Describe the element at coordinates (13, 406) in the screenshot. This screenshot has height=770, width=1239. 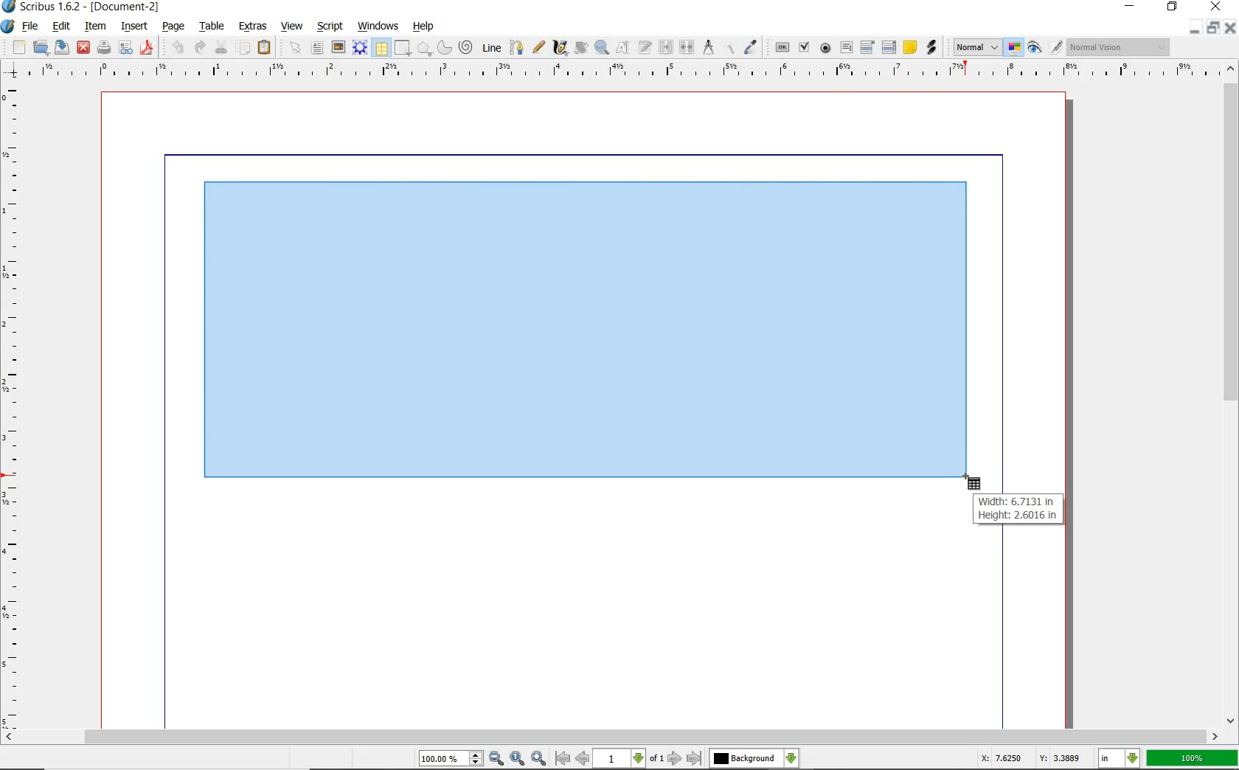
I see `ruler` at that location.